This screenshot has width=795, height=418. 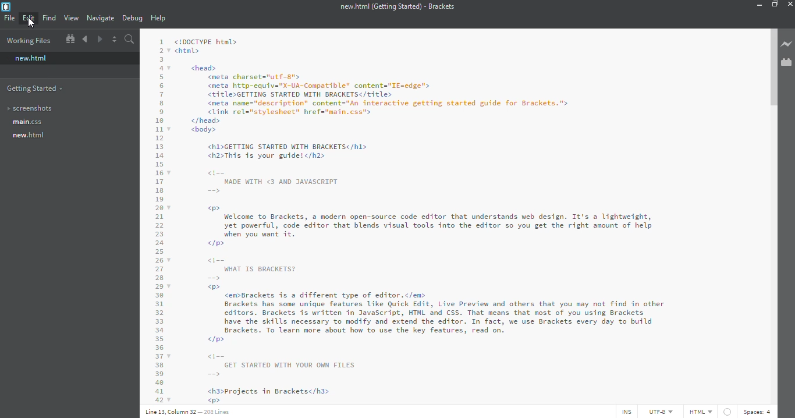 What do you see at coordinates (159, 19) in the screenshot?
I see `help` at bounding box center [159, 19].